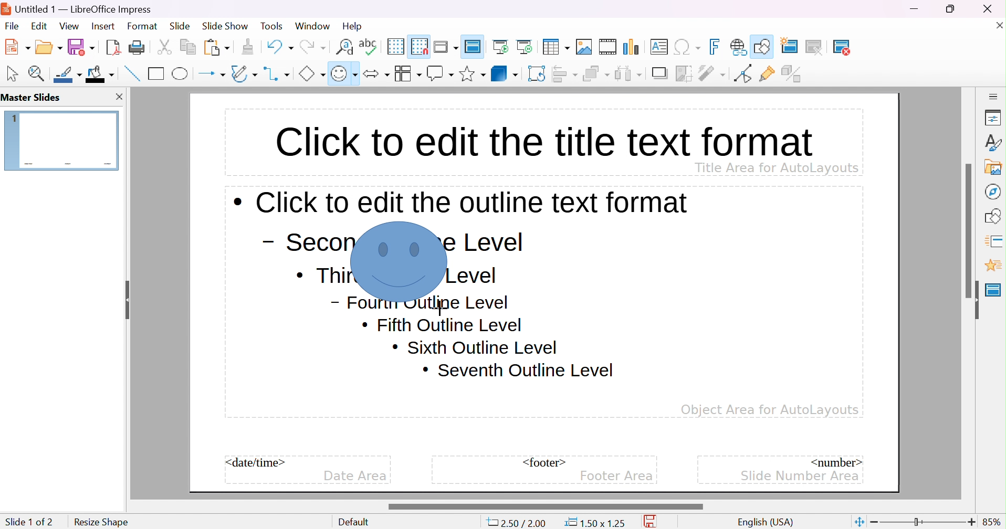 This screenshot has height=529, width=1006. I want to click on 85%, so click(992, 522).